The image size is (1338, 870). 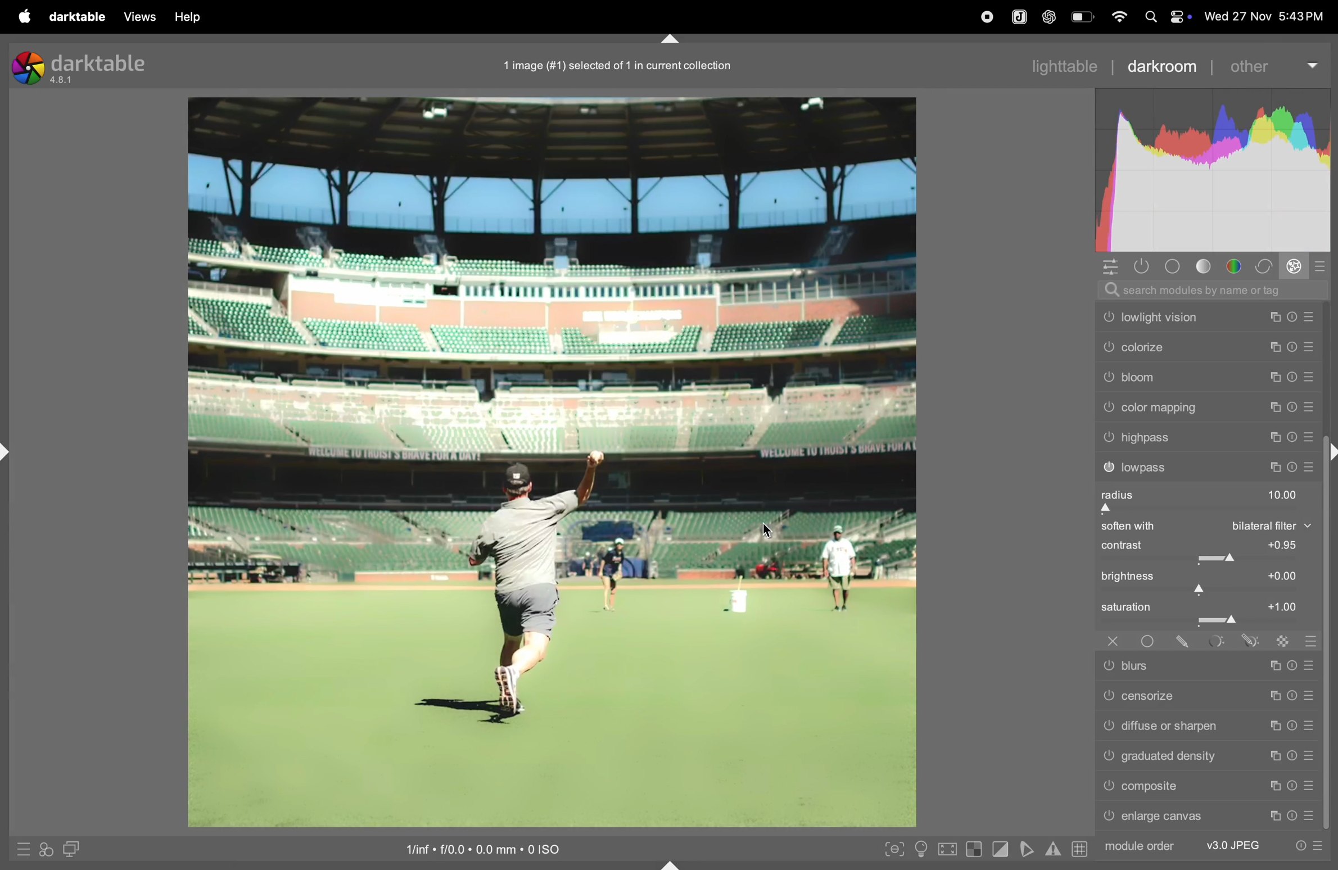 What do you see at coordinates (984, 17) in the screenshot?
I see `record` at bounding box center [984, 17].